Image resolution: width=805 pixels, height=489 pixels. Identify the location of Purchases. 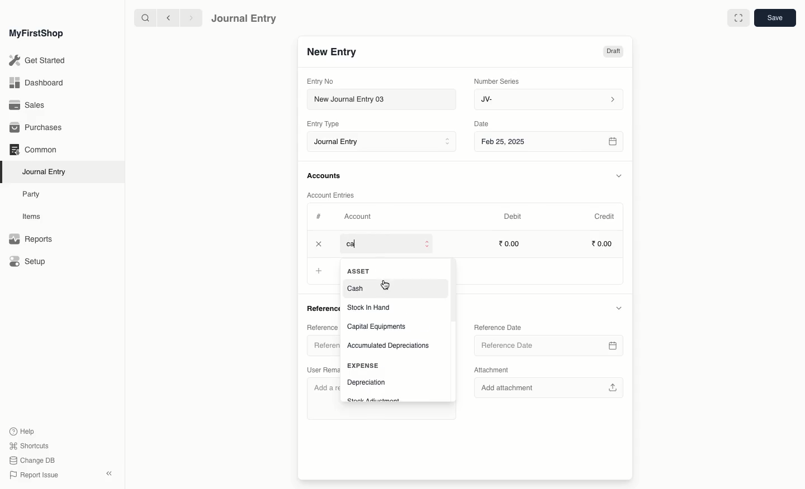
(39, 128).